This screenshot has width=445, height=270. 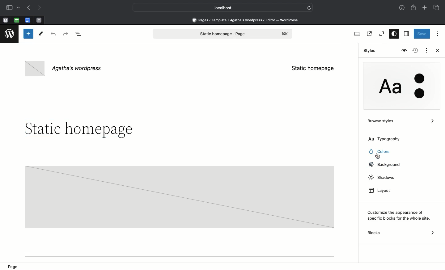 I want to click on Sidebar, so click(x=9, y=8).